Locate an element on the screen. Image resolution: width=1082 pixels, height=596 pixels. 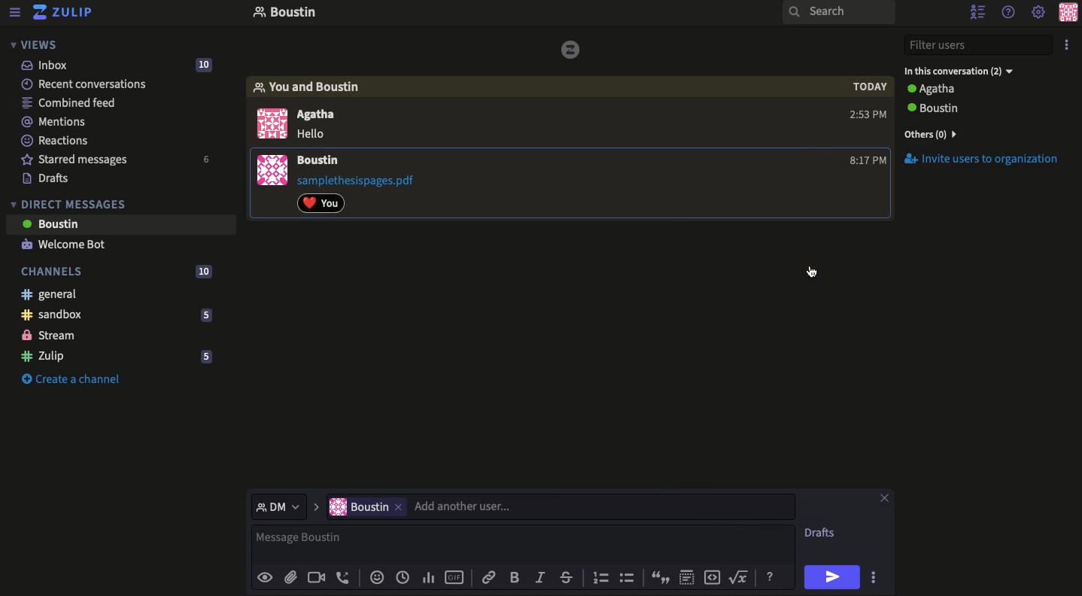
Attachment is located at coordinates (290, 576).